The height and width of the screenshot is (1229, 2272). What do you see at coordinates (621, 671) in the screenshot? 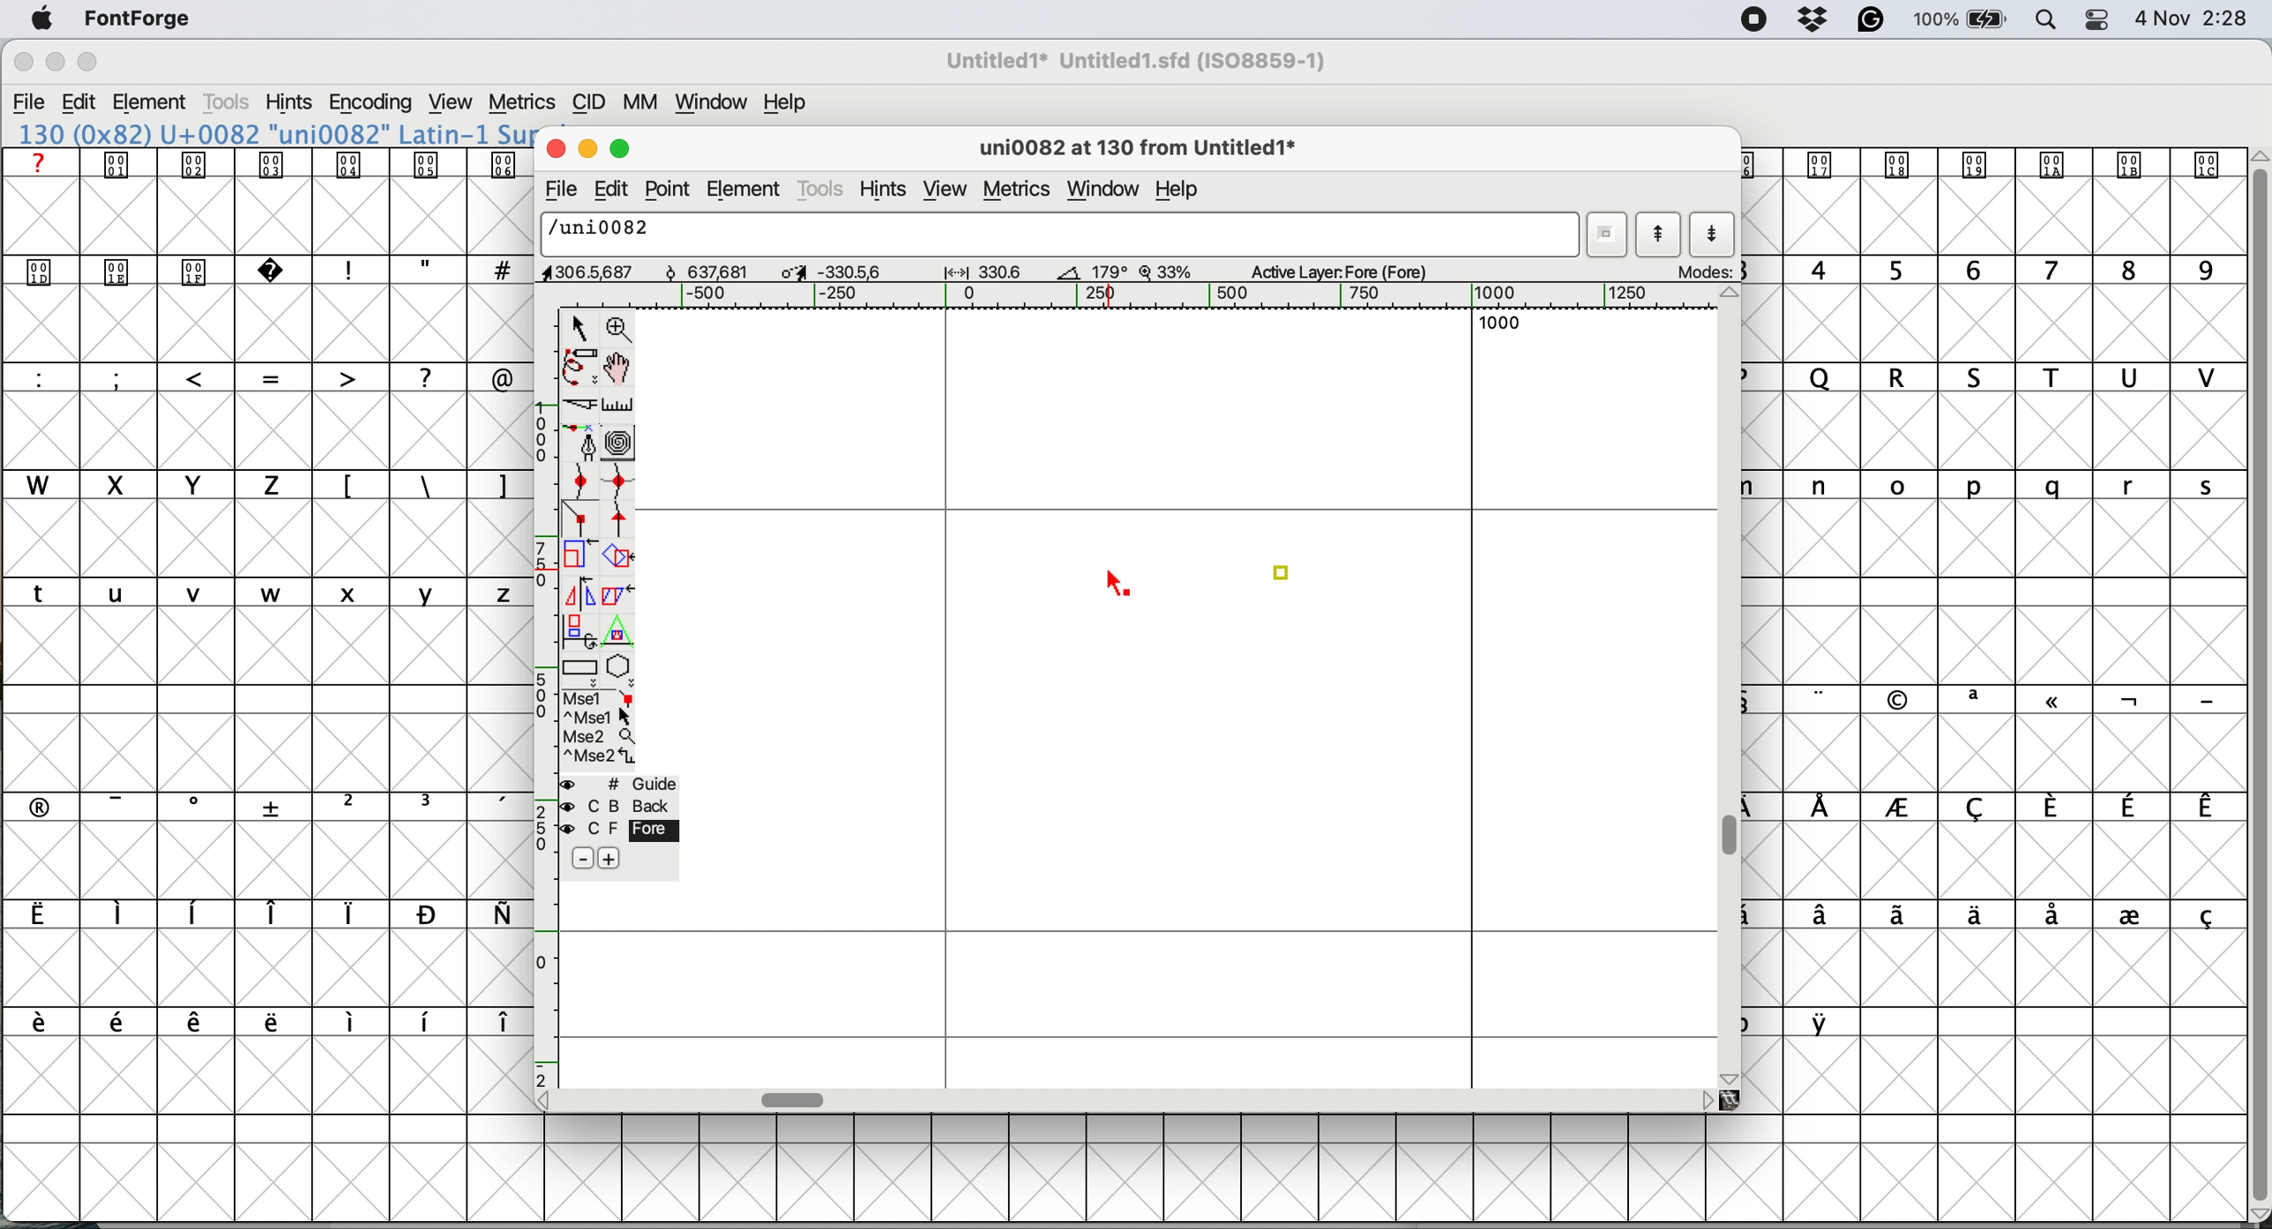
I see `stars and polygons` at bounding box center [621, 671].